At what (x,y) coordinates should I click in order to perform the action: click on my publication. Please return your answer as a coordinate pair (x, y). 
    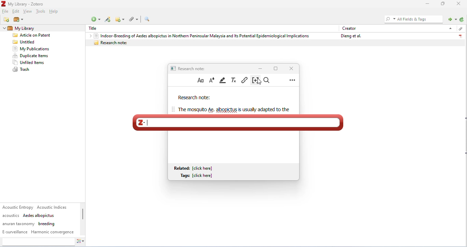
    Looking at the image, I should click on (31, 49).